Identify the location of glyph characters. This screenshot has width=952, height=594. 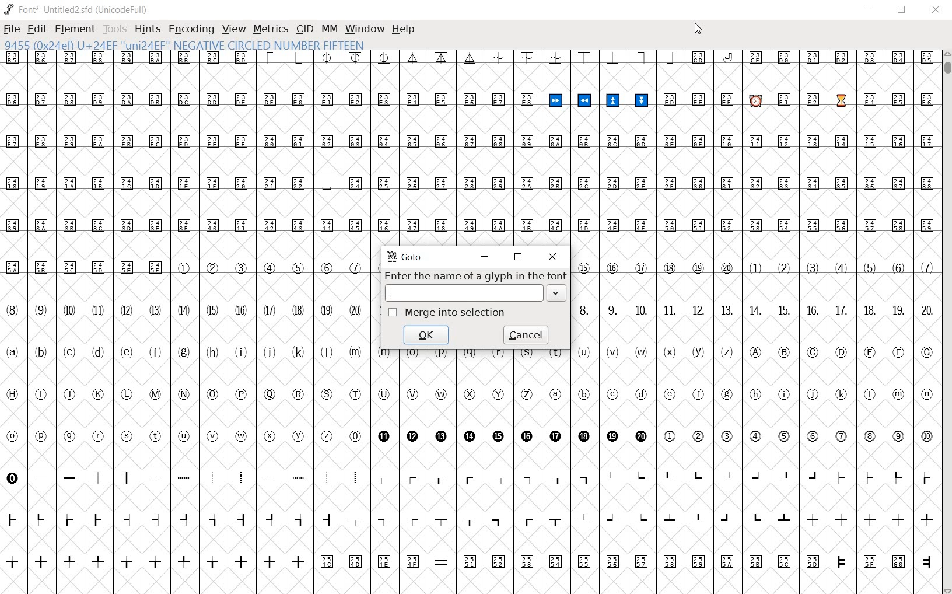
(656, 488).